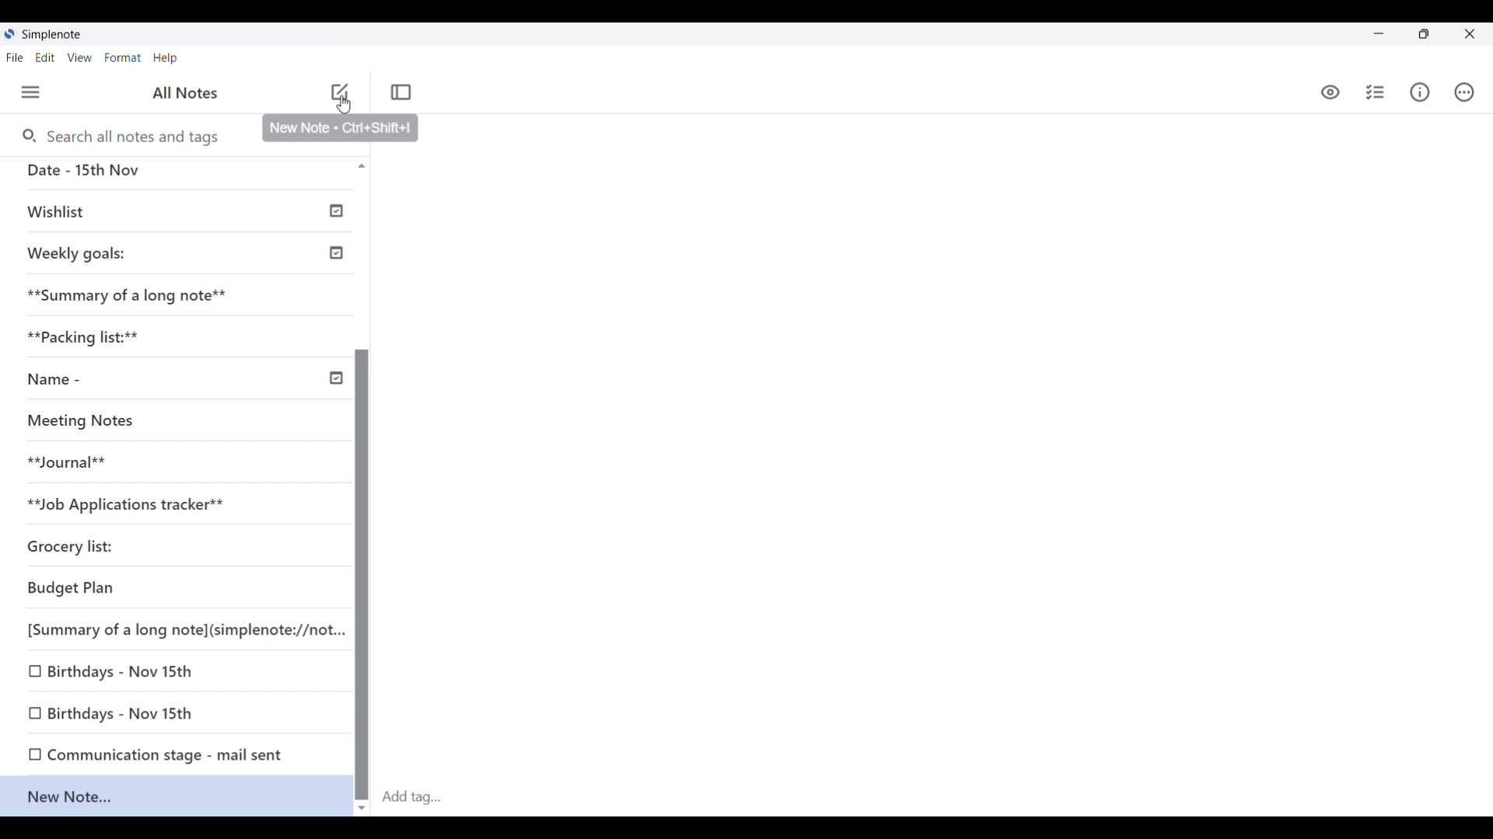  Describe the element at coordinates (31, 92) in the screenshot. I see `Menu` at that location.